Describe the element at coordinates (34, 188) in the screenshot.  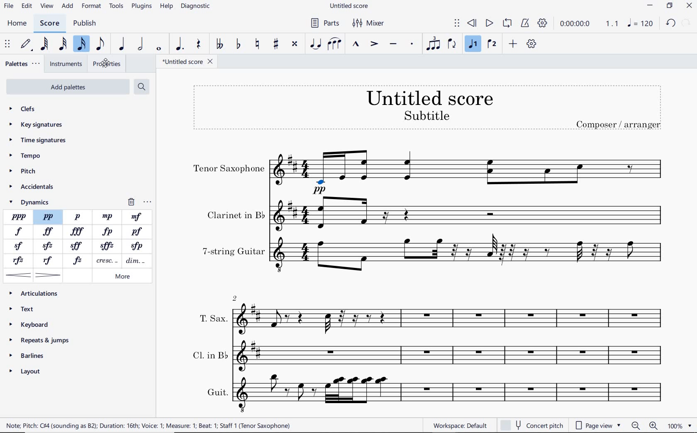
I see `accidentals` at that location.